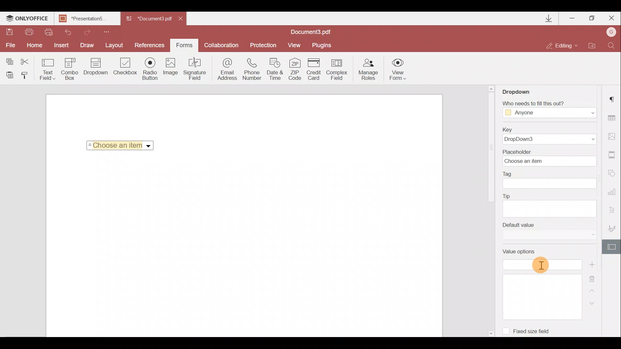 This screenshot has width=621, height=349. Describe the element at coordinates (150, 45) in the screenshot. I see `Preferences` at that location.